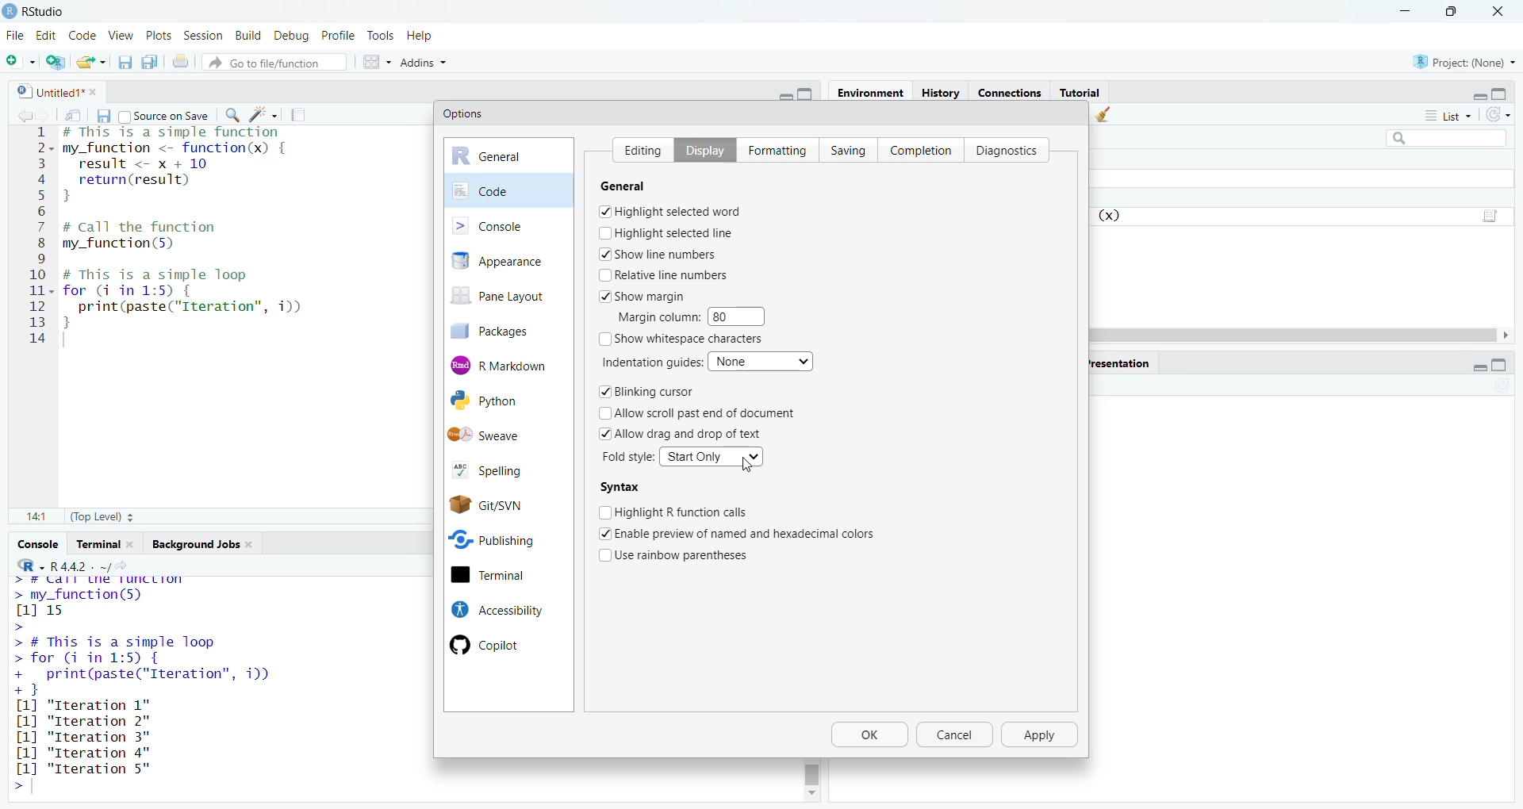 The image size is (1523, 809). Describe the element at coordinates (247, 33) in the screenshot. I see `build` at that location.